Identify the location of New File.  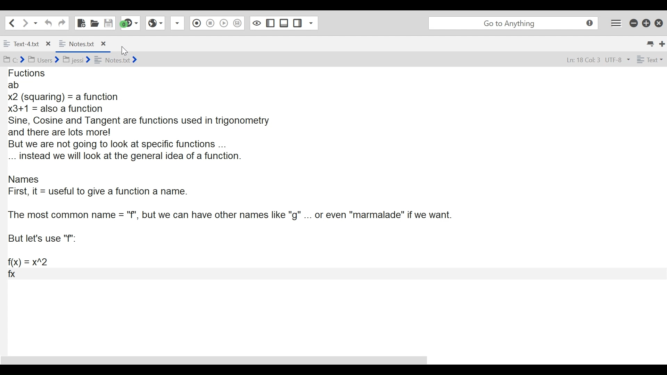
(80, 23).